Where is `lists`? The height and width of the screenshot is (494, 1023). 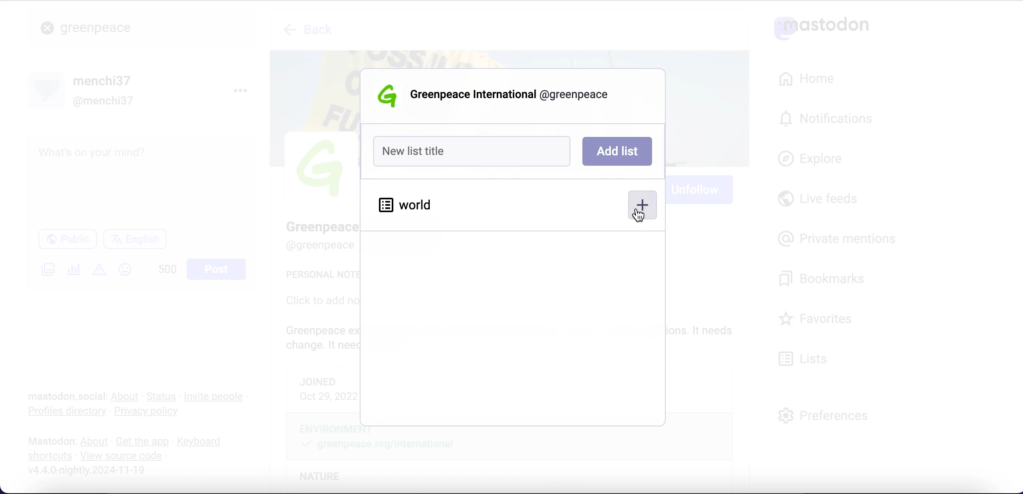
lists is located at coordinates (808, 358).